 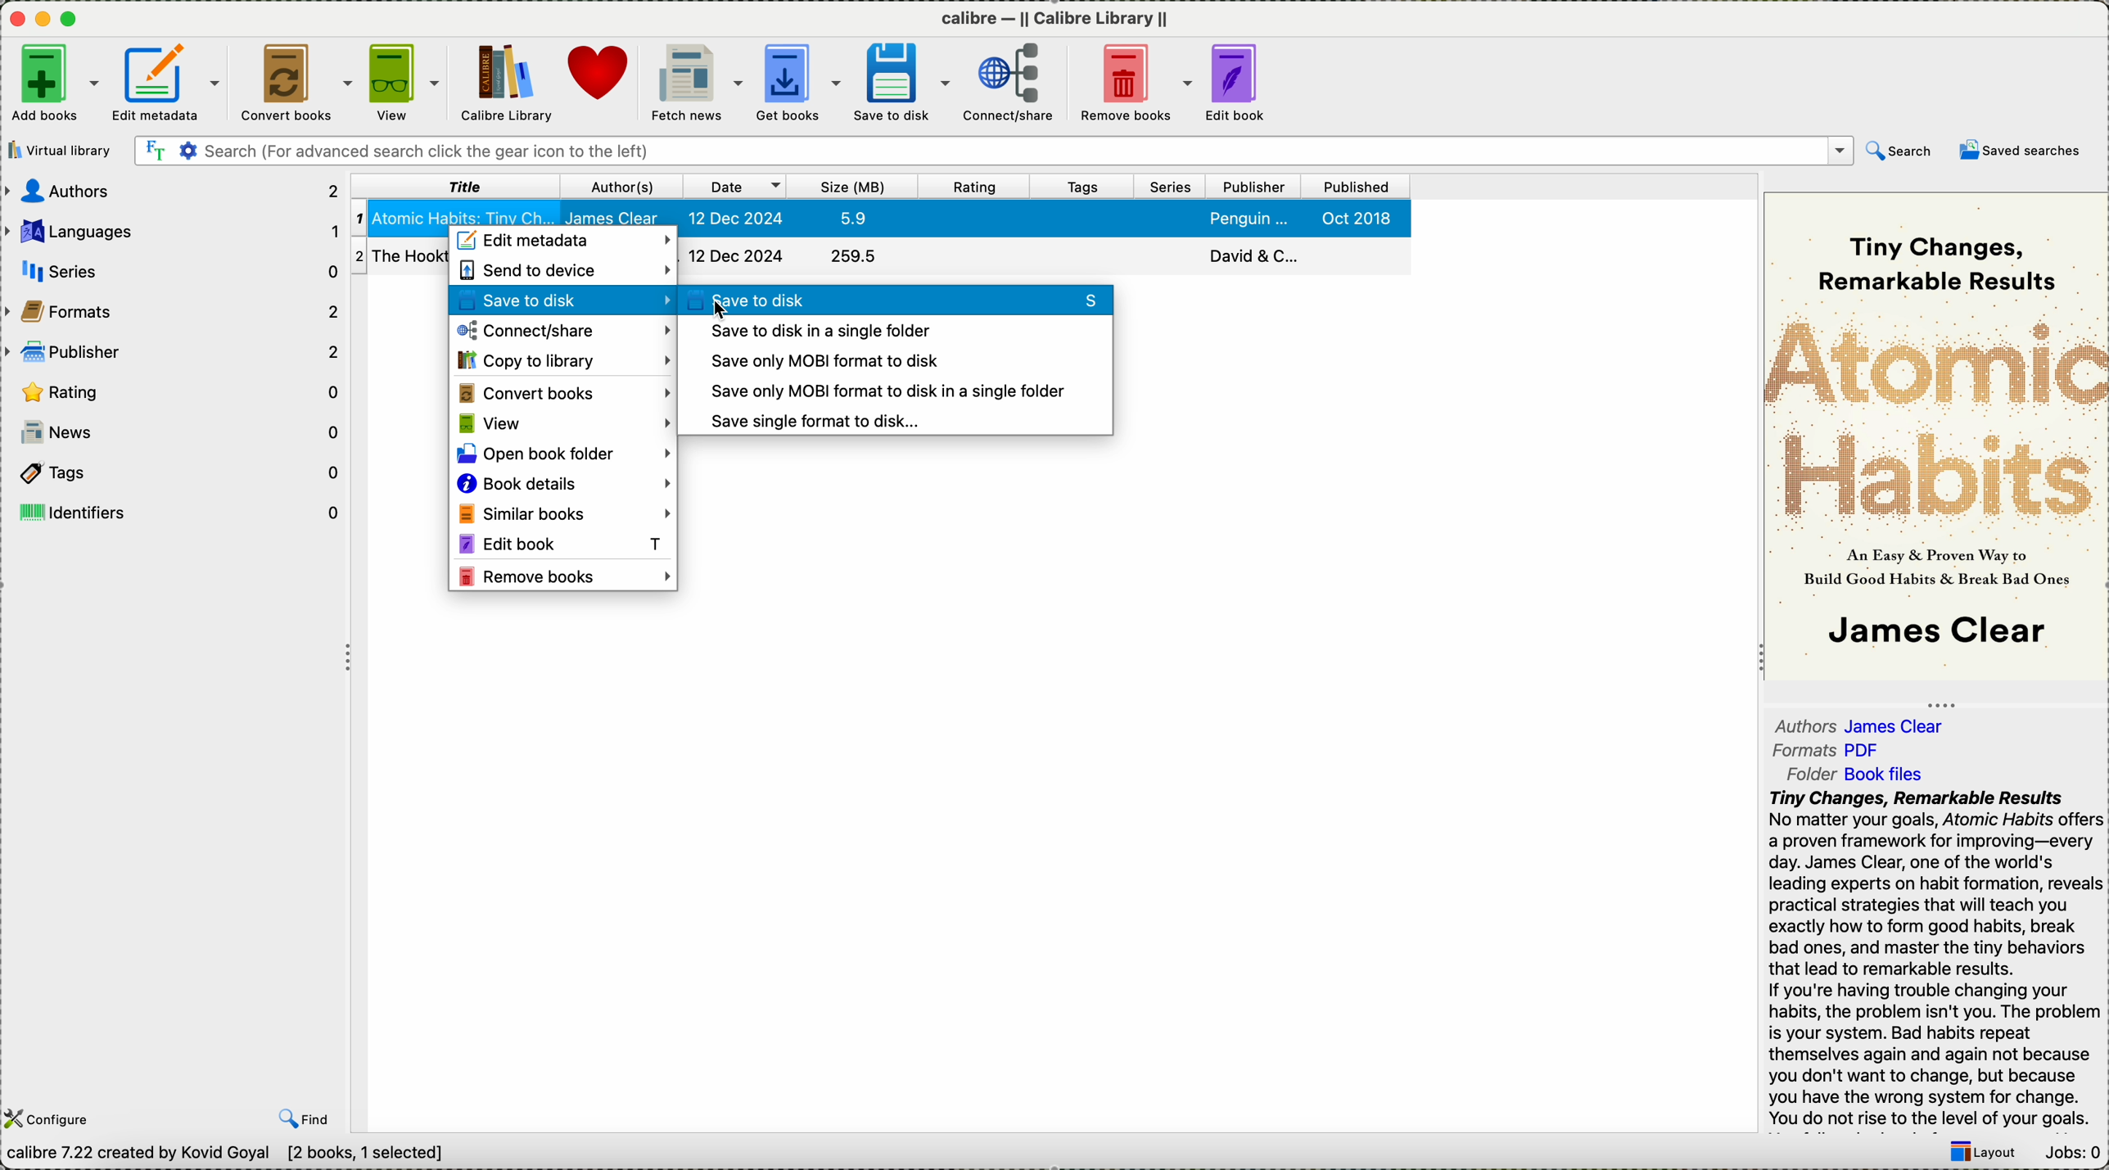 I want to click on edit book, so click(x=1238, y=84).